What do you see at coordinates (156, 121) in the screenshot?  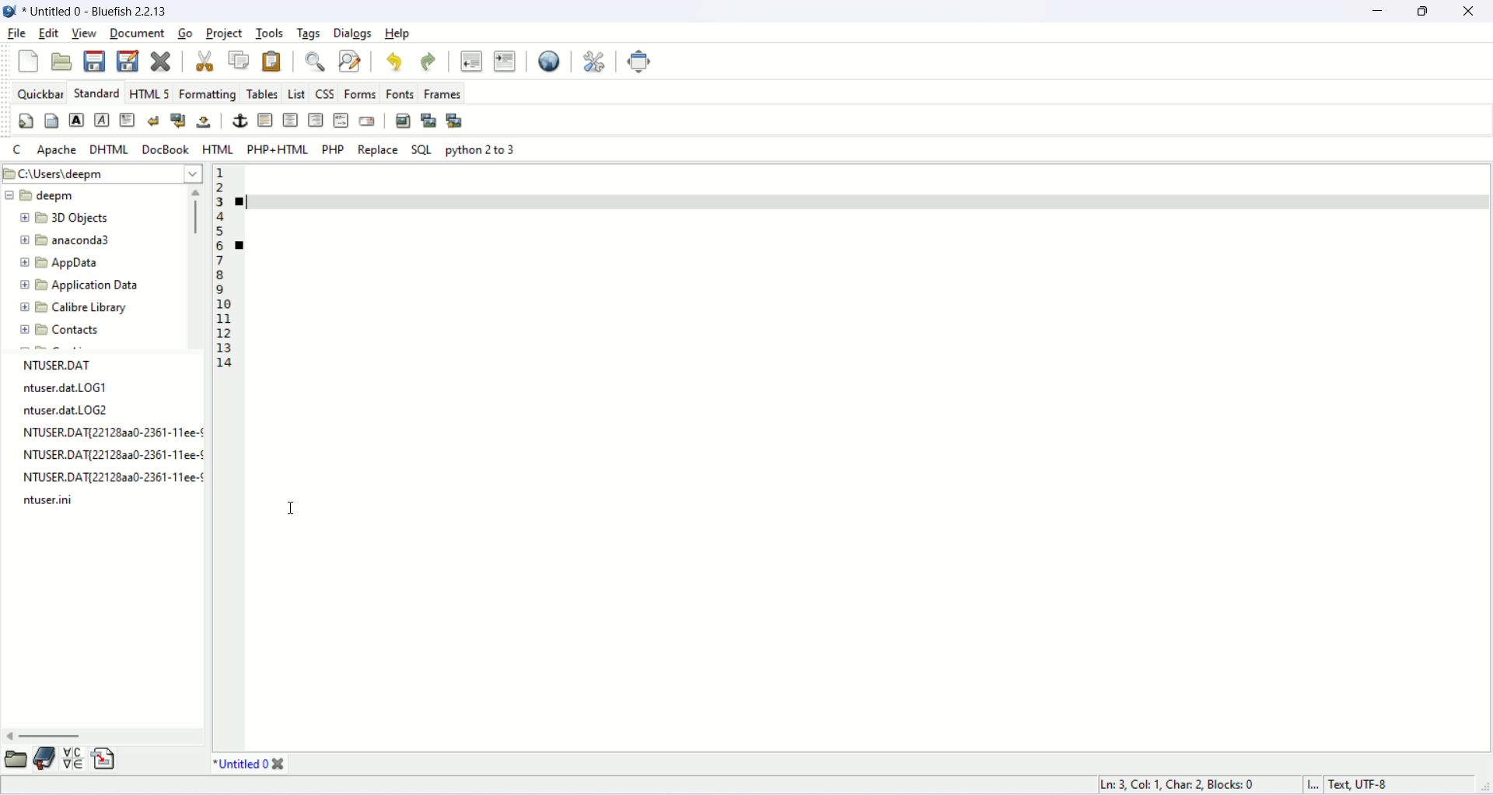 I see `break` at bounding box center [156, 121].